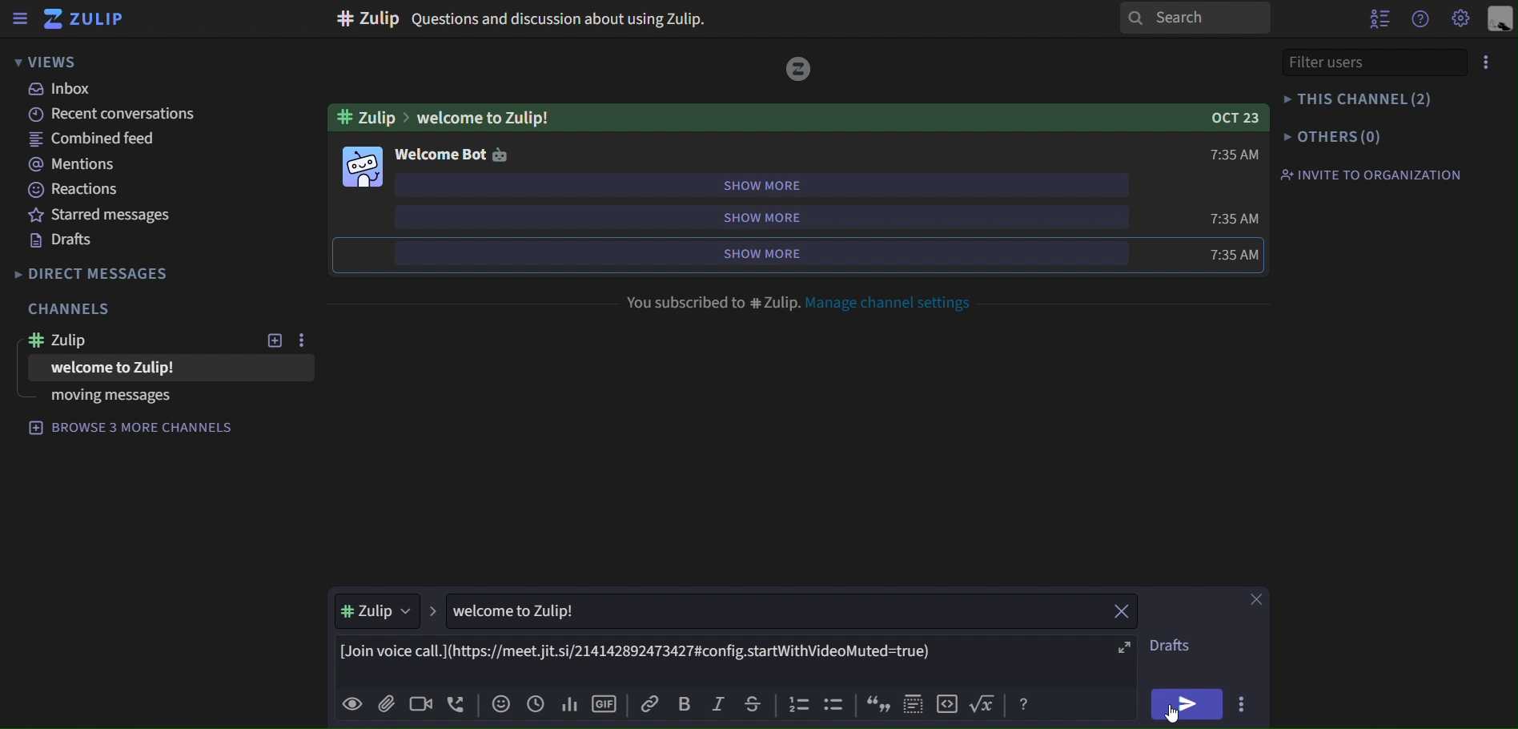  I want to click on , so click(1024, 704).